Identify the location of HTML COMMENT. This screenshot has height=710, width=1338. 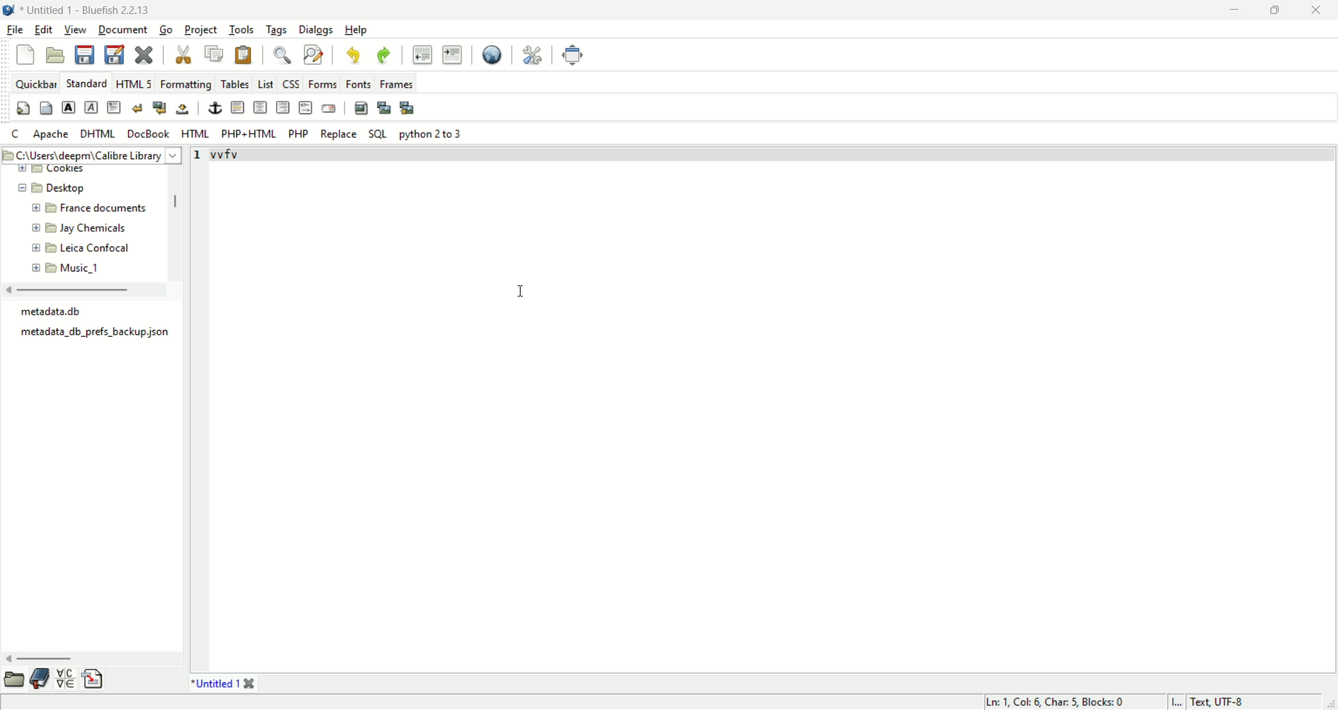
(304, 106).